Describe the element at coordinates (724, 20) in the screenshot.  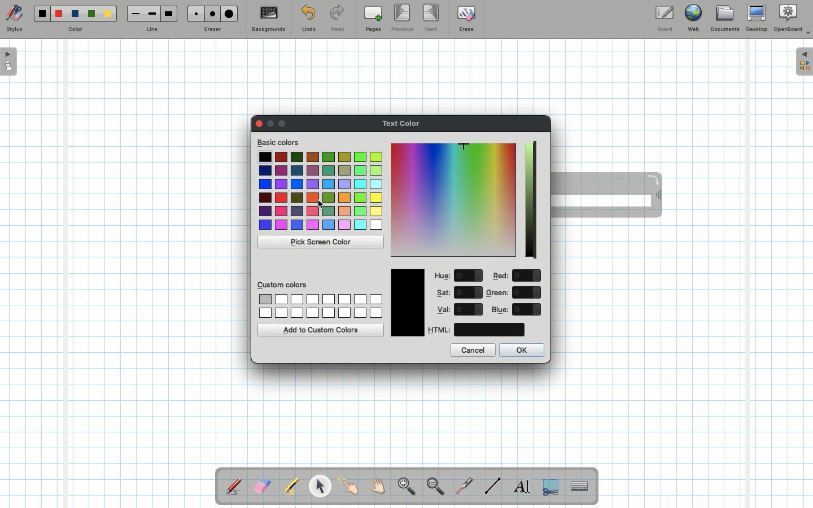
I see `Documents` at that location.